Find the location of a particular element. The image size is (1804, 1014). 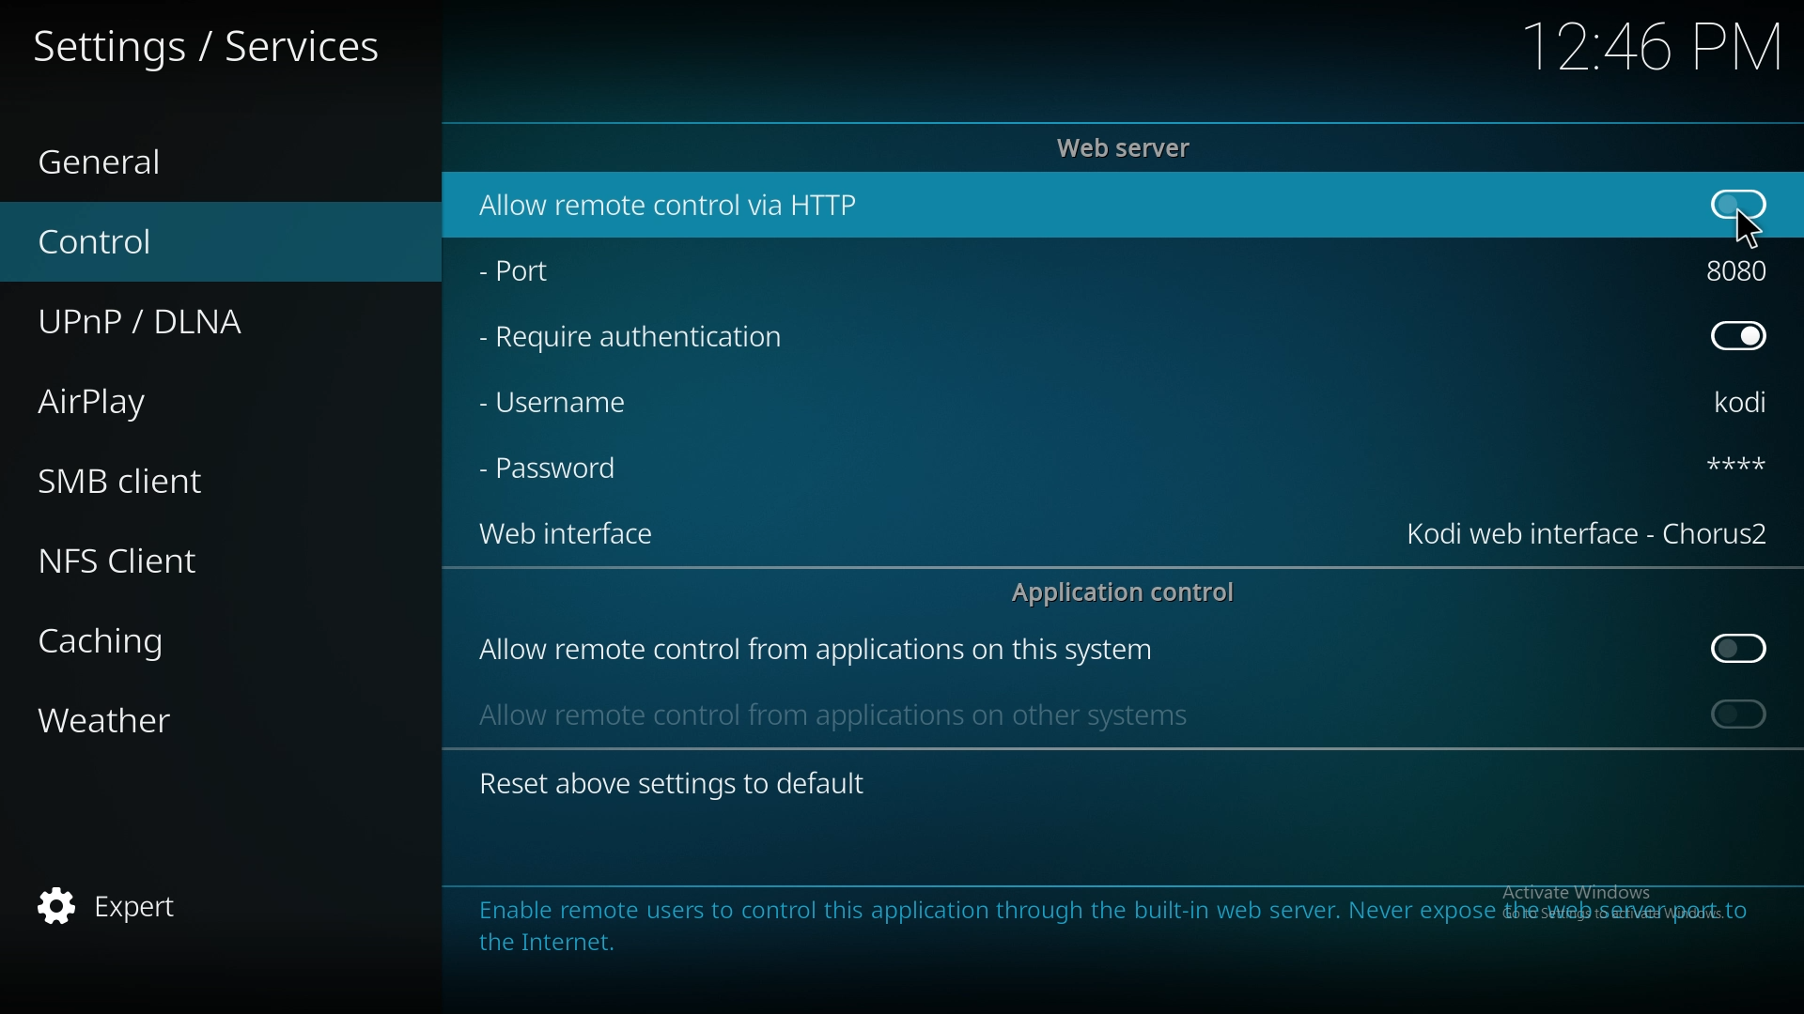

info is located at coordinates (1095, 924).